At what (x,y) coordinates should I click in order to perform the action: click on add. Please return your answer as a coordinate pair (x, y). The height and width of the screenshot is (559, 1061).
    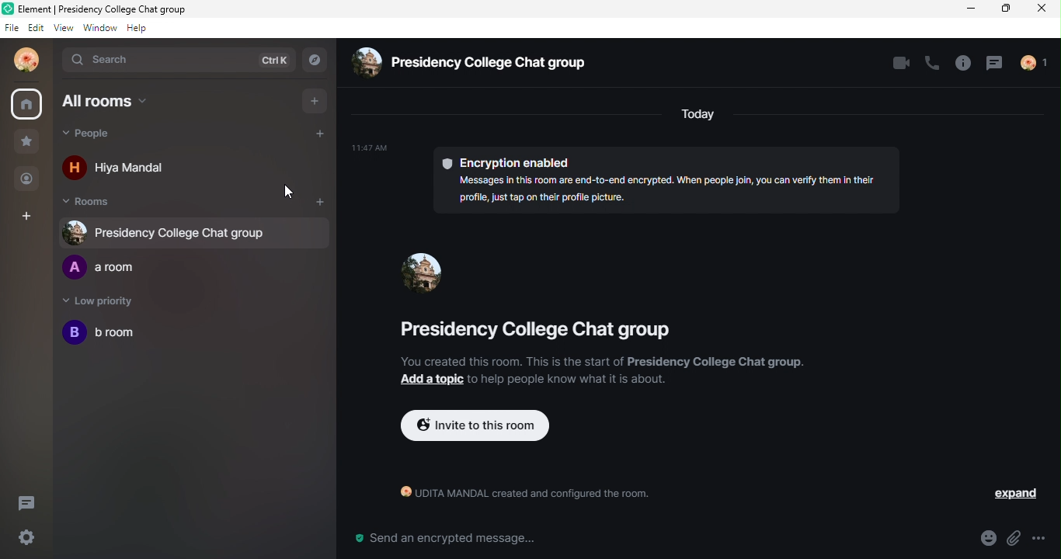
    Looking at the image, I should click on (318, 100).